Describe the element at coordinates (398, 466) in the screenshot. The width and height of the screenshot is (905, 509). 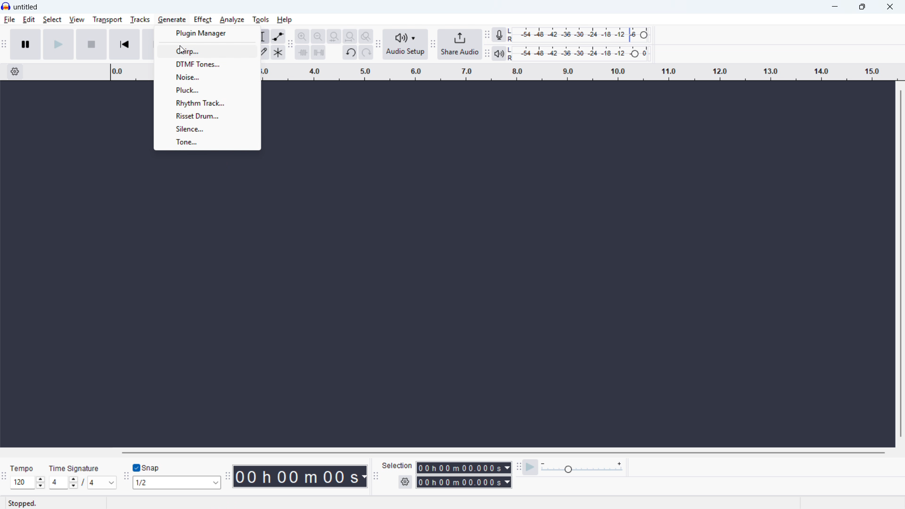
I see `Selection` at that location.